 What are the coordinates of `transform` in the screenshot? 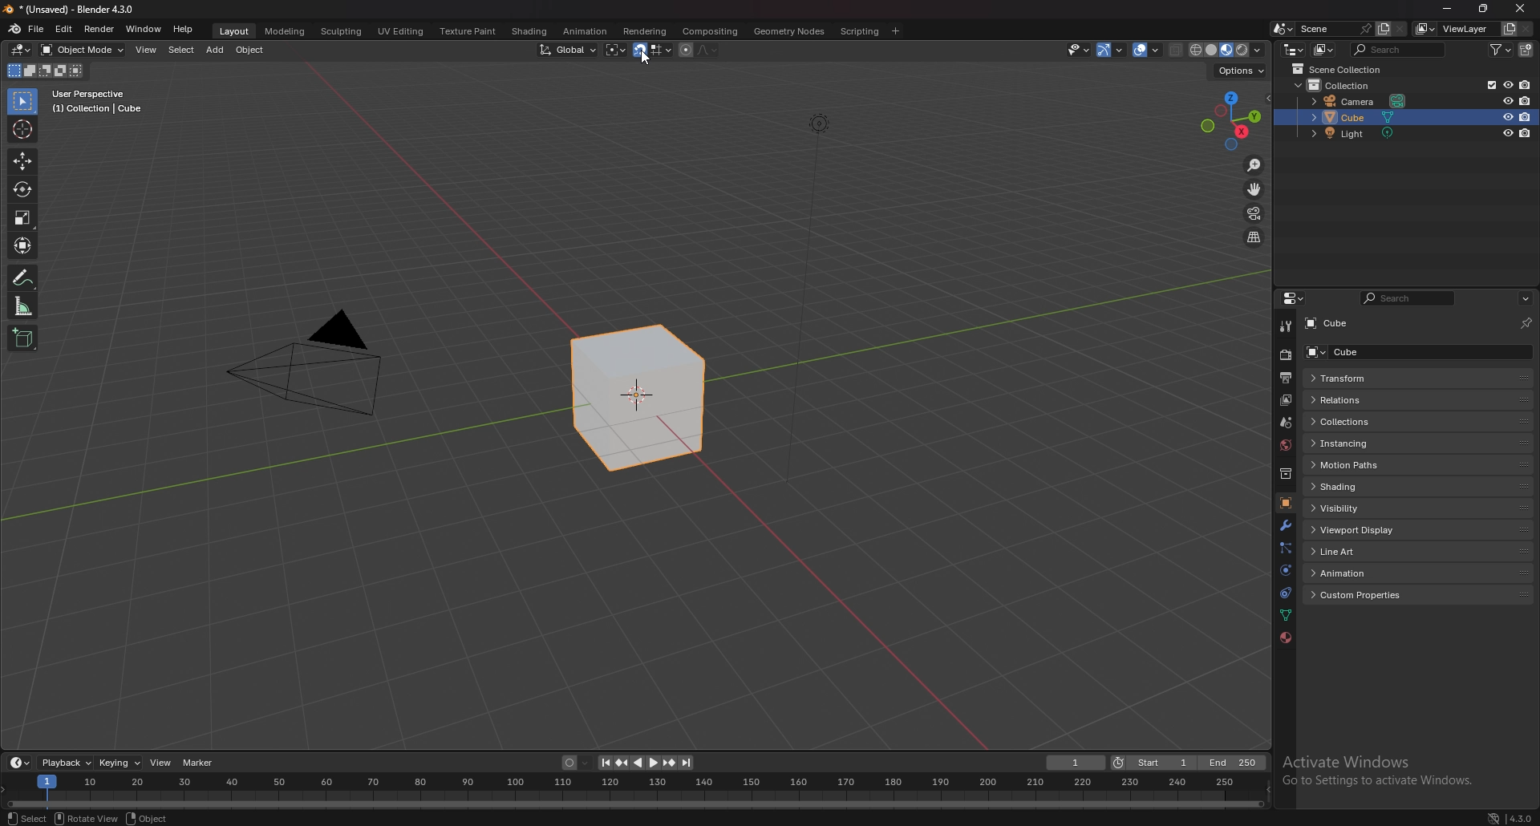 It's located at (24, 245).